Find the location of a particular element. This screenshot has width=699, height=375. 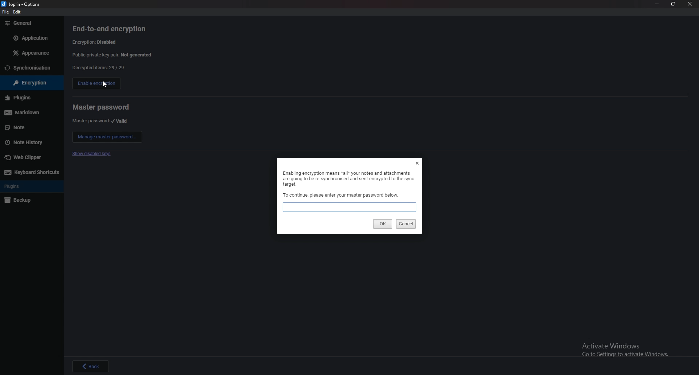

 is located at coordinates (30, 53).